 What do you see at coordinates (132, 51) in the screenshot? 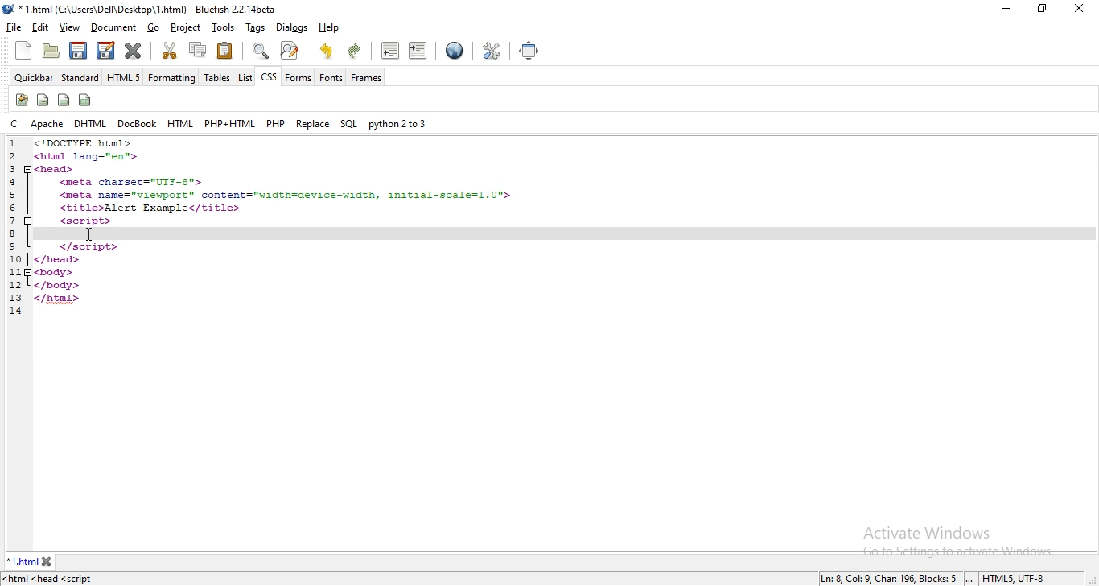
I see `close` at bounding box center [132, 51].